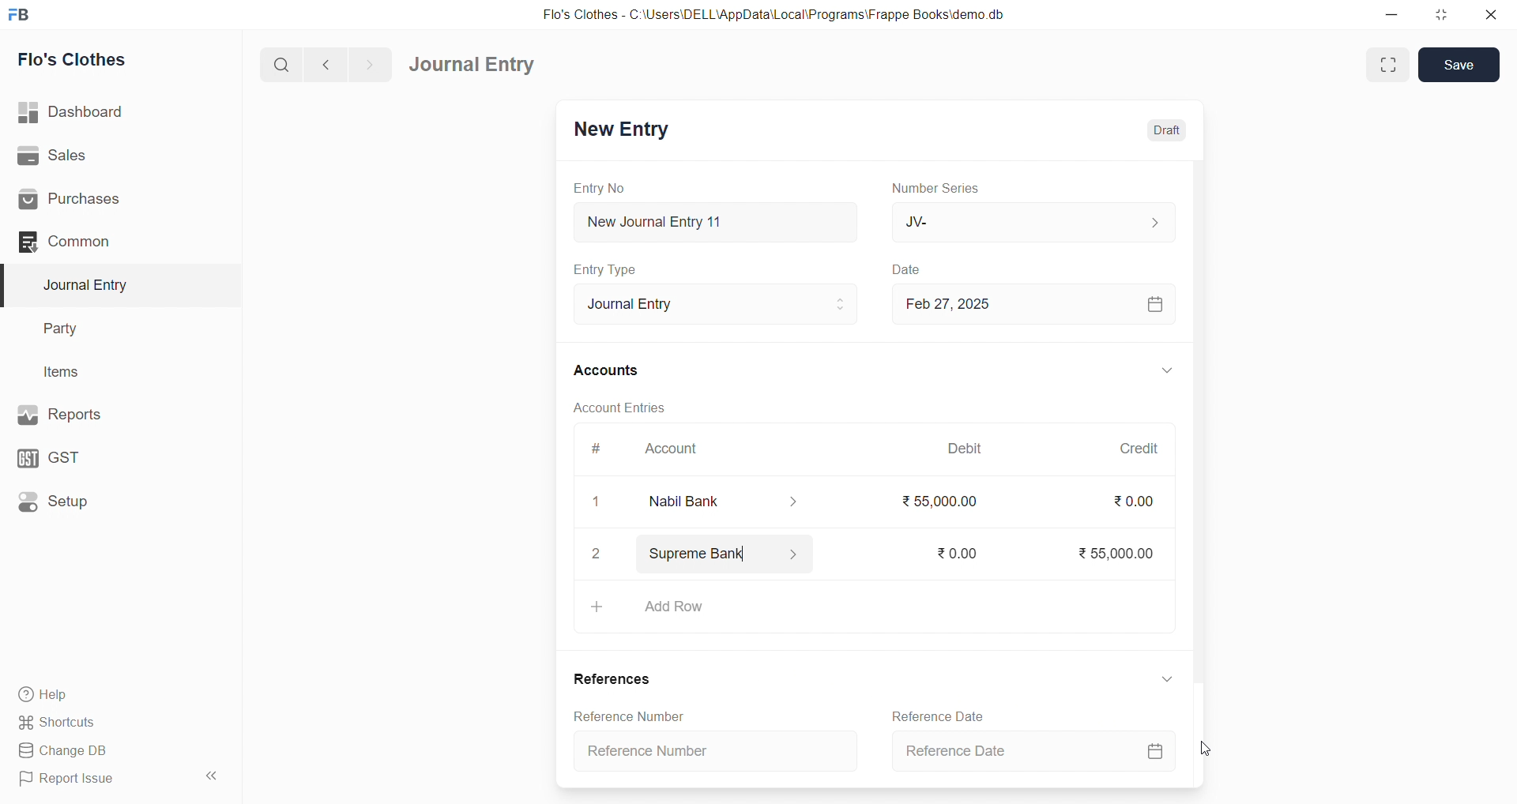  I want to click on search, so click(279, 66).